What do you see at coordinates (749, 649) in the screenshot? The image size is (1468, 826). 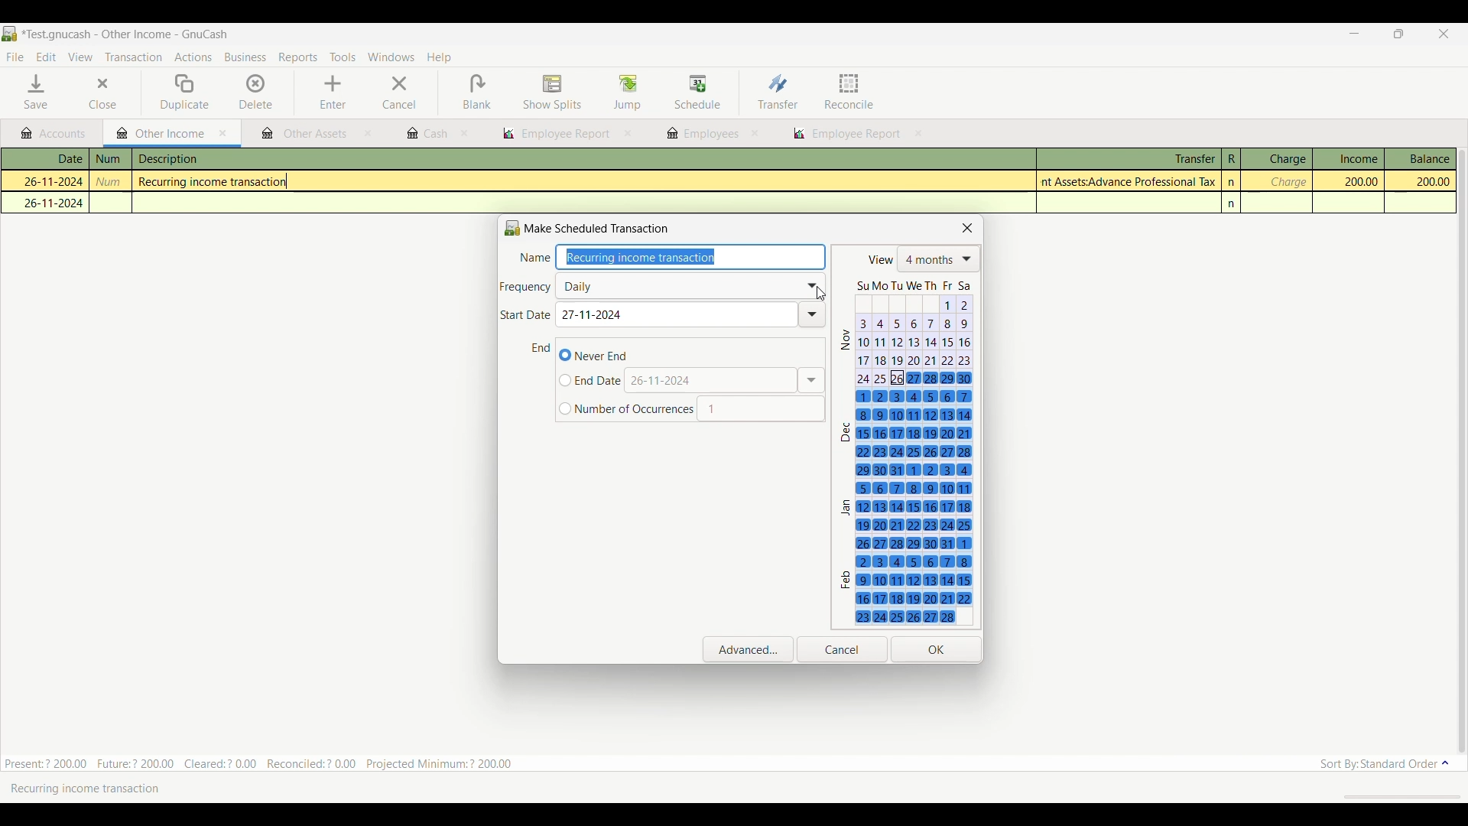 I see `Open advanced settings` at bounding box center [749, 649].